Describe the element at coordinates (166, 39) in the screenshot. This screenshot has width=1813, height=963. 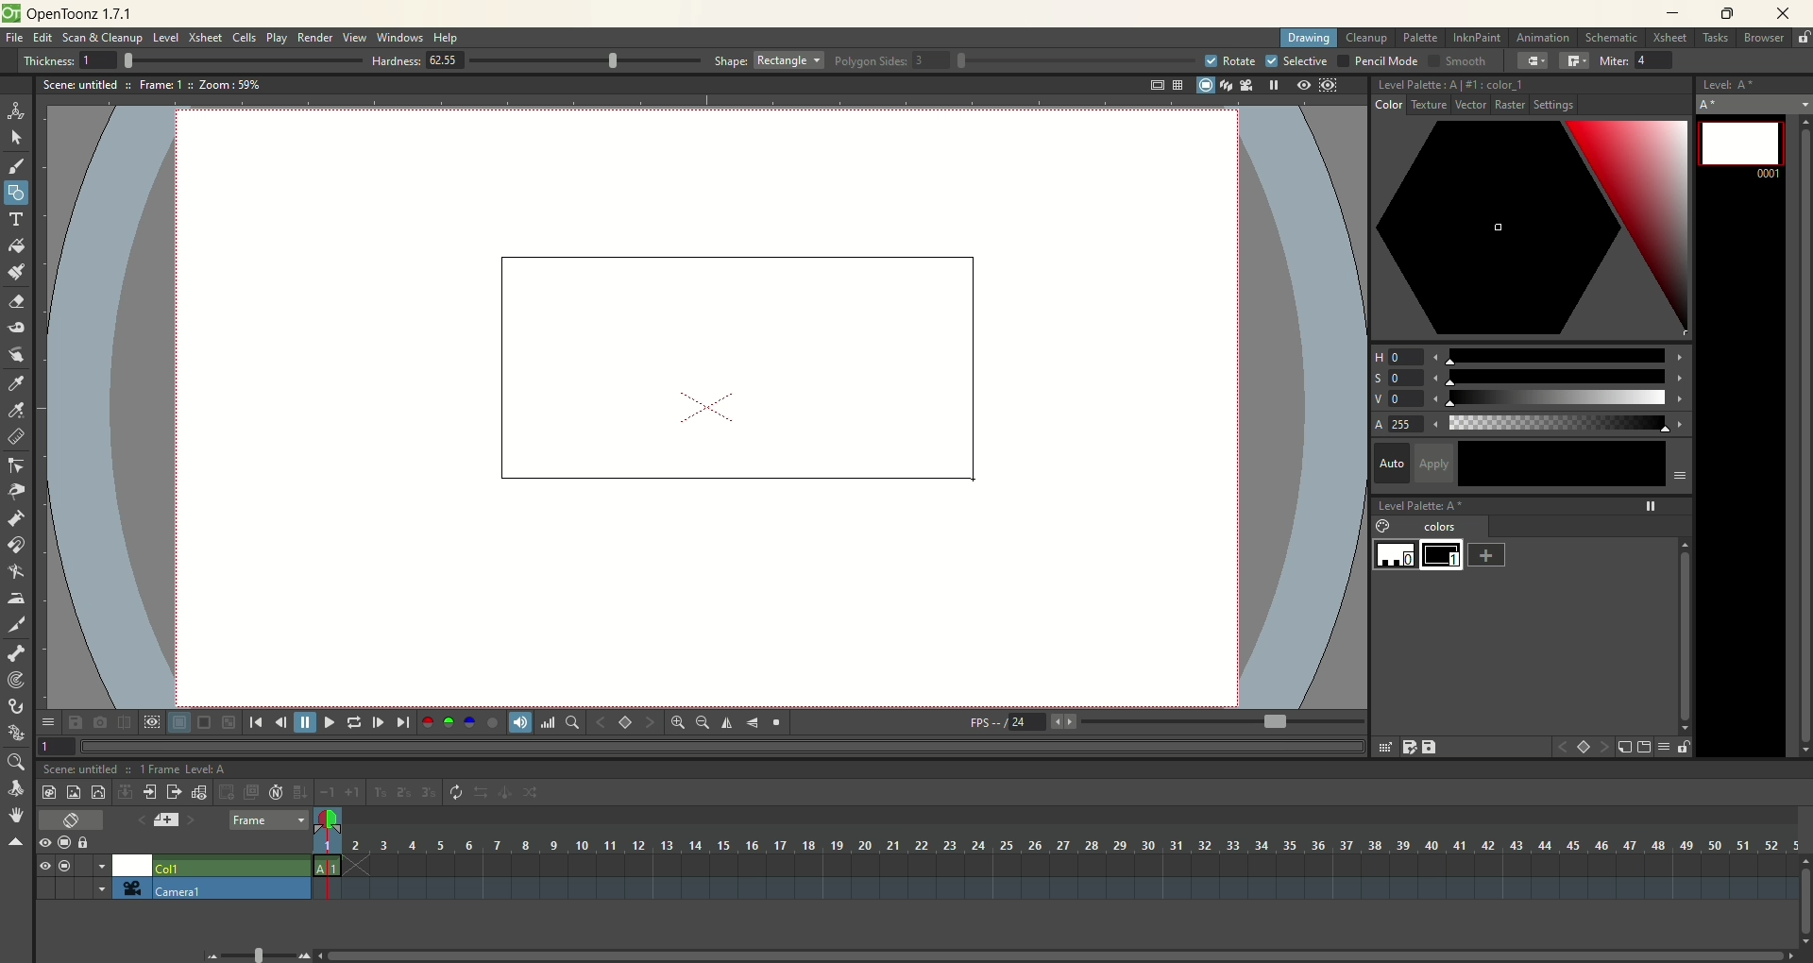
I see `level` at that location.